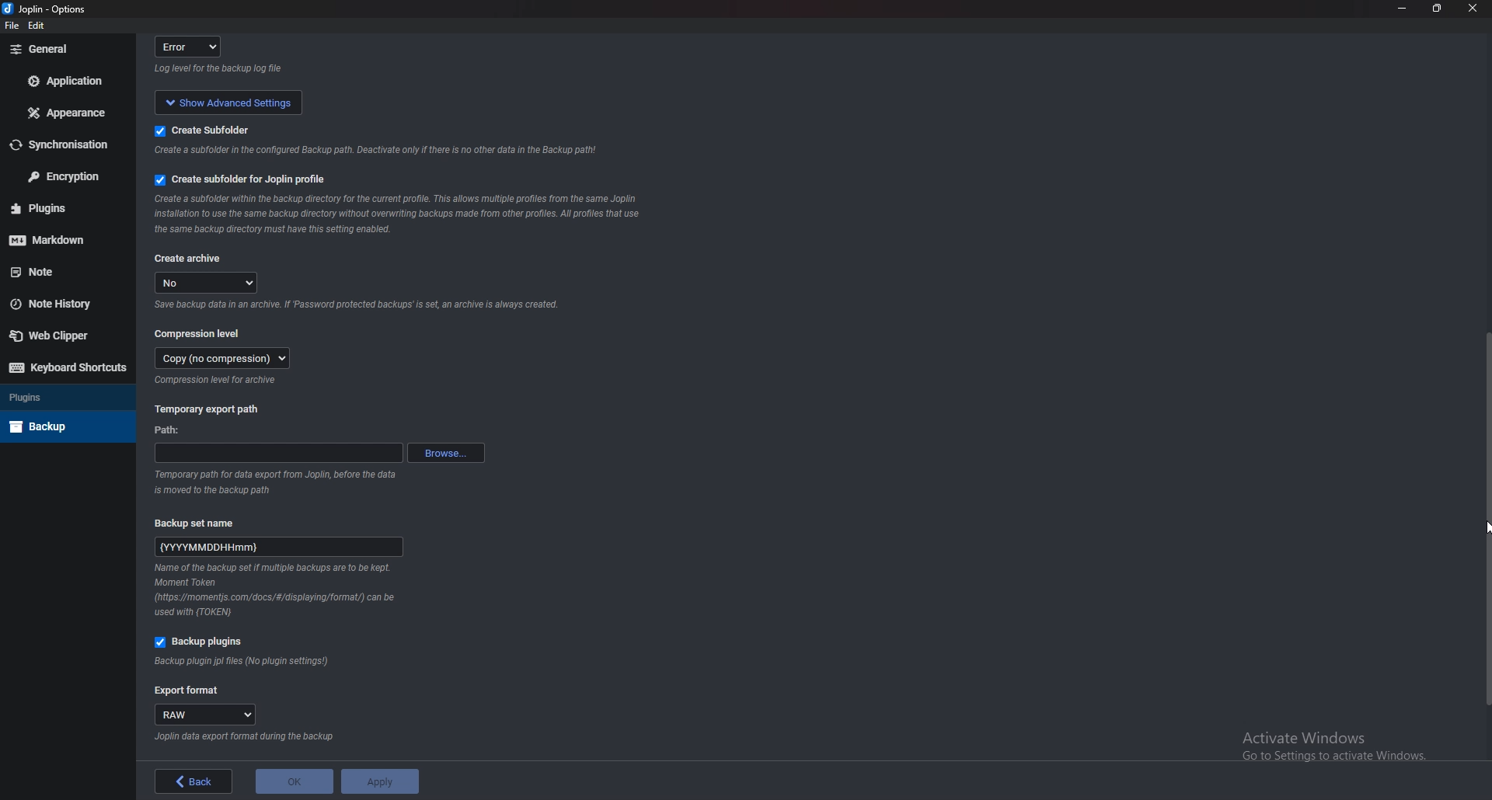 Image resolution: width=1492 pixels, height=800 pixels. What do you see at coordinates (223, 358) in the screenshot?
I see `copy (no compression)` at bounding box center [223, 358].